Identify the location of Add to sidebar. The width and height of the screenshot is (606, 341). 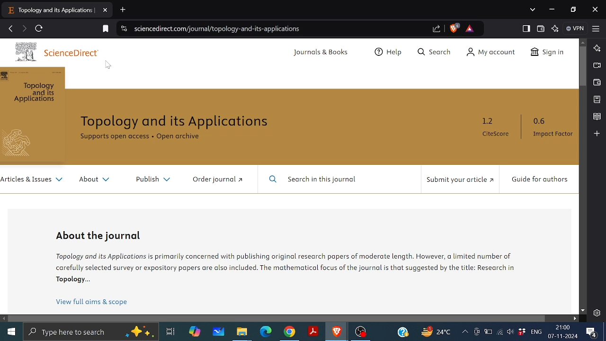
(596, 134).